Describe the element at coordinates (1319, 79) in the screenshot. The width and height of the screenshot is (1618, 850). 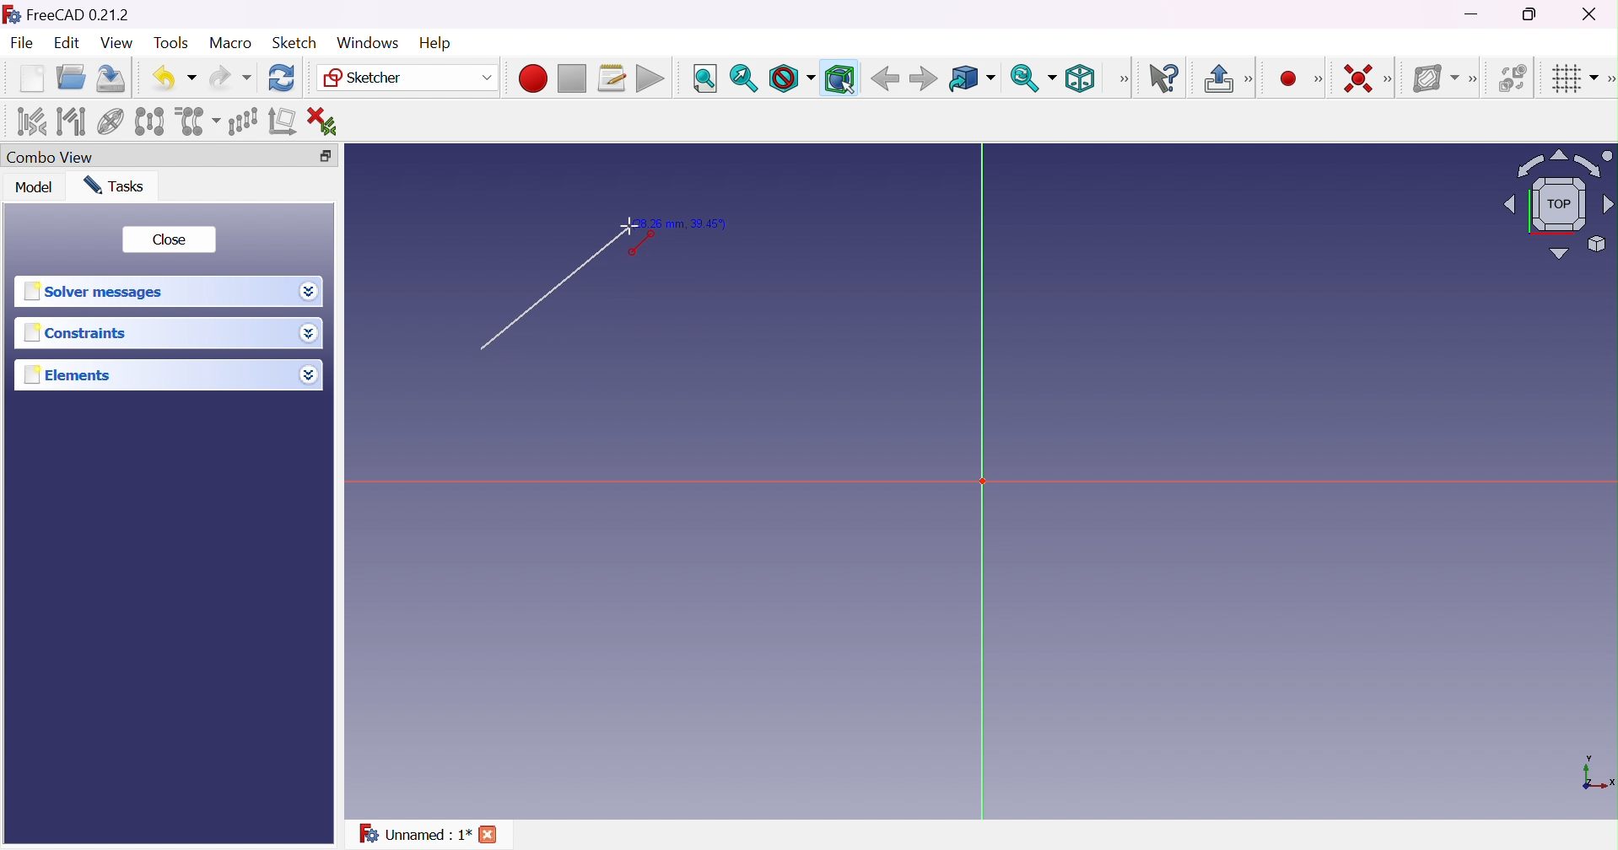
I see `[Sketcher geometrics]` at that location.